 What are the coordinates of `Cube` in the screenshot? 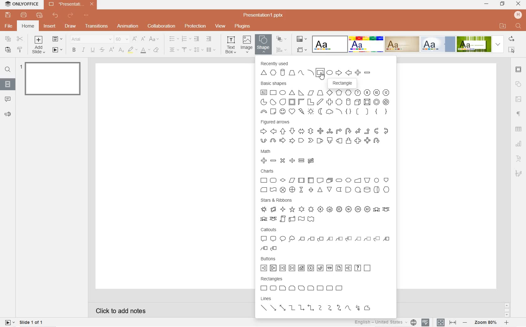 It's located at (357, 102).